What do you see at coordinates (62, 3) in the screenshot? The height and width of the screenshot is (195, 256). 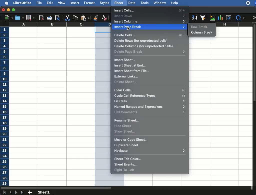 I see `view` at bounding box center [62, 3].